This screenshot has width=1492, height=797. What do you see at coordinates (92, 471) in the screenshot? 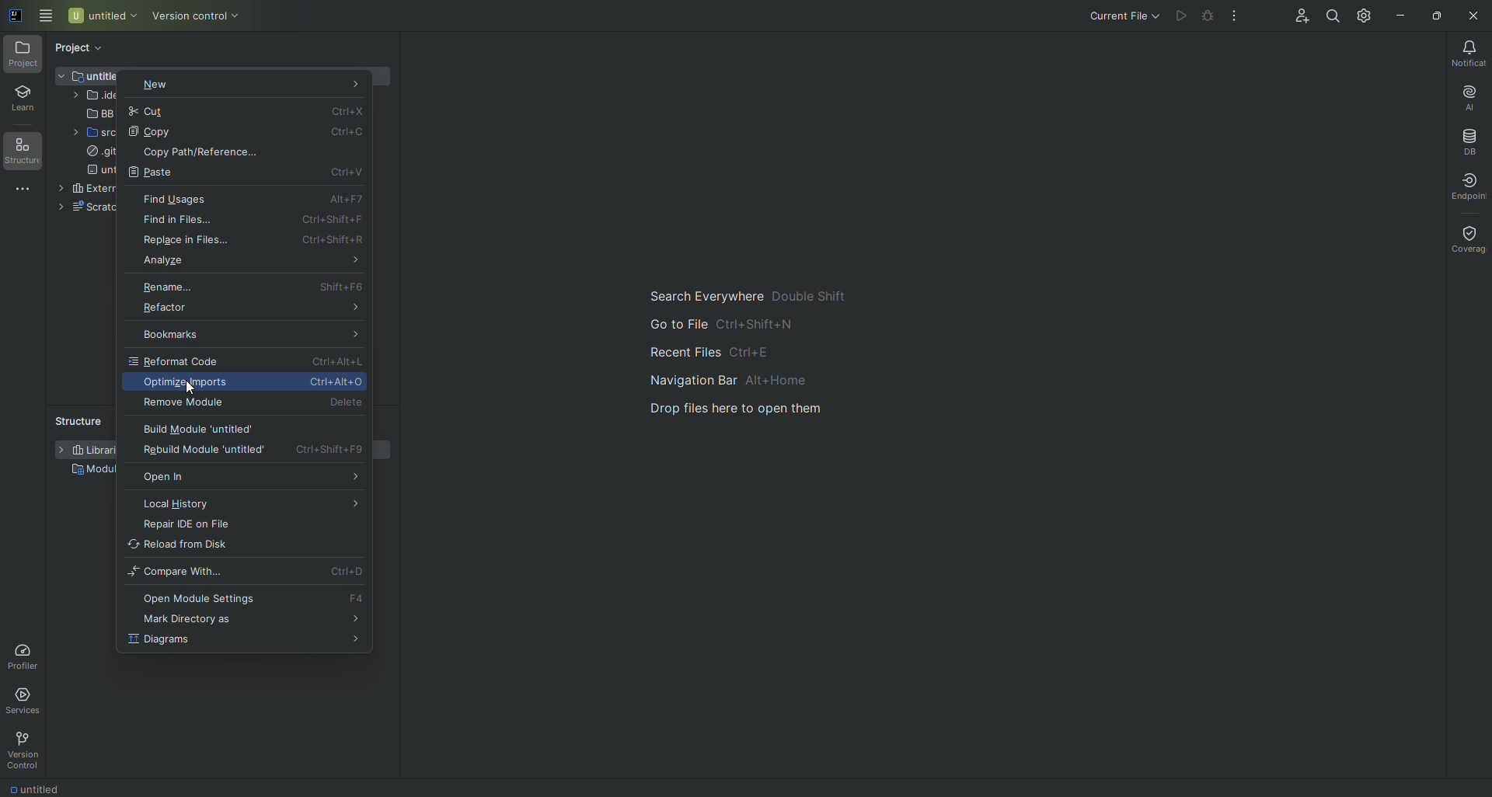
I see `Module Dependencies` at bounding box center [92, 471].